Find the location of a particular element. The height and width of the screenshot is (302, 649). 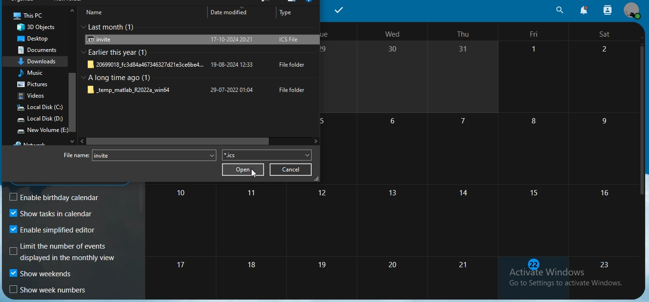

this pc is located at coordinates (27, 15).